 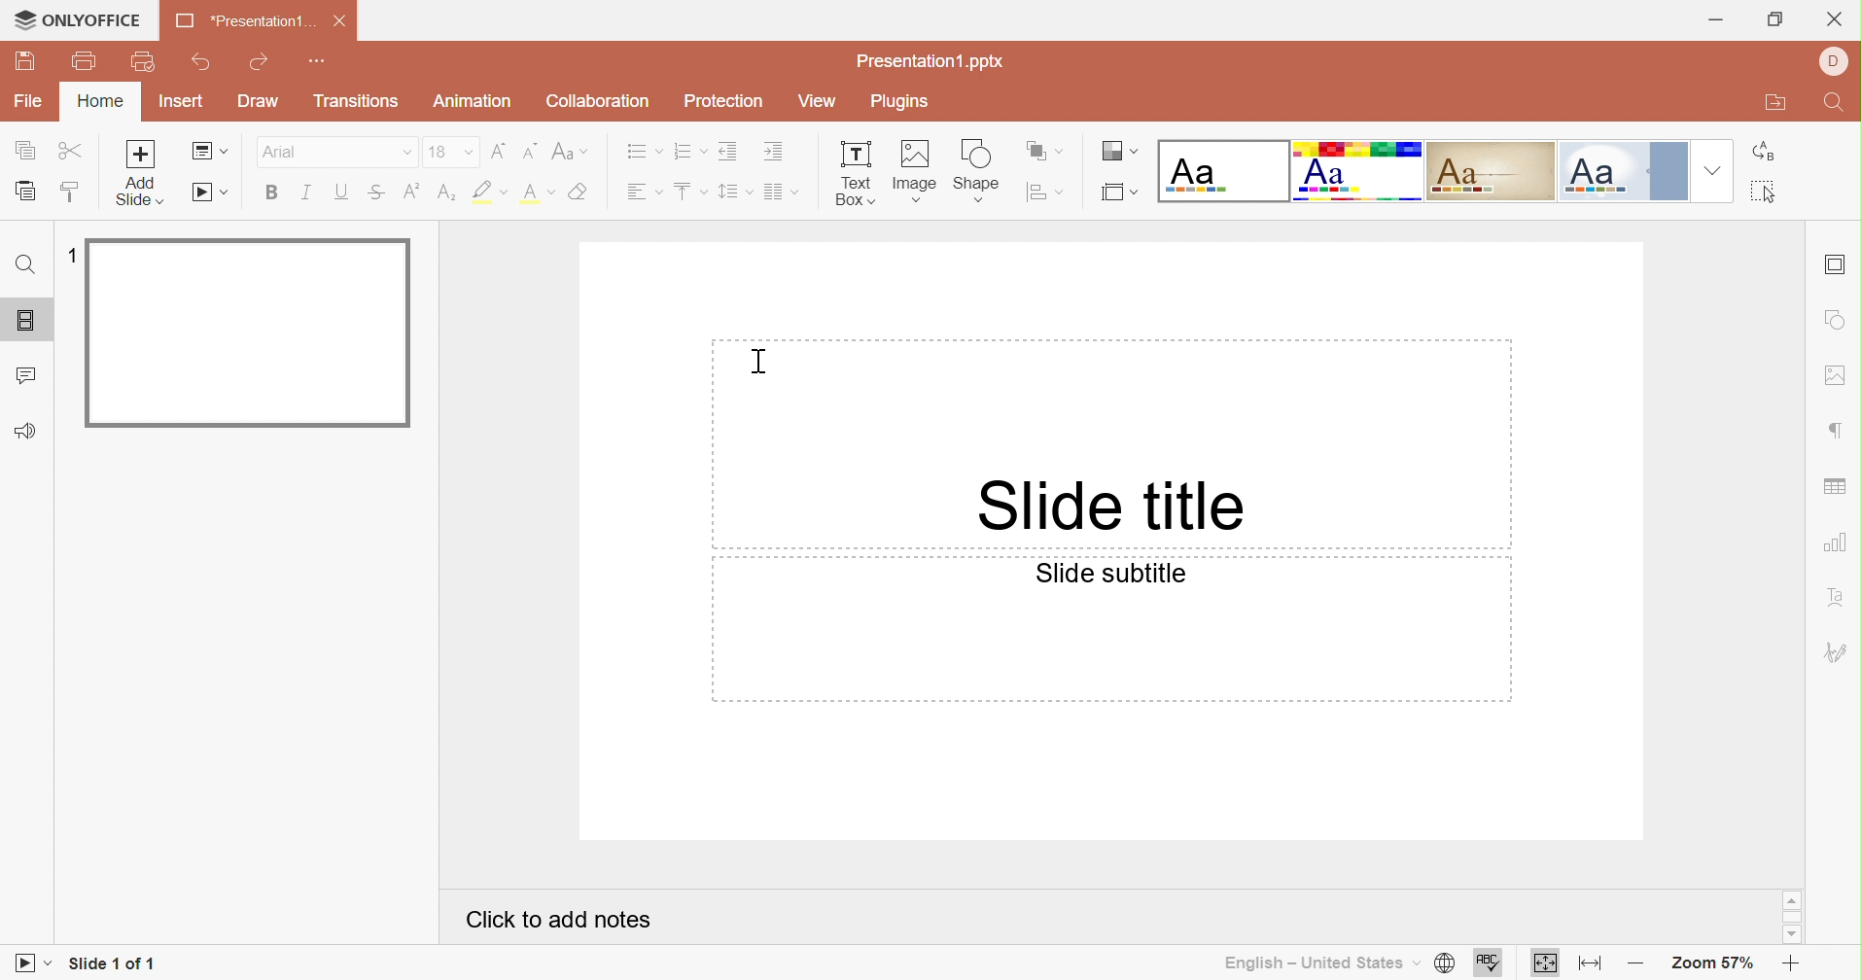 I want to click on Highlight font, so click(x=491, y=192).